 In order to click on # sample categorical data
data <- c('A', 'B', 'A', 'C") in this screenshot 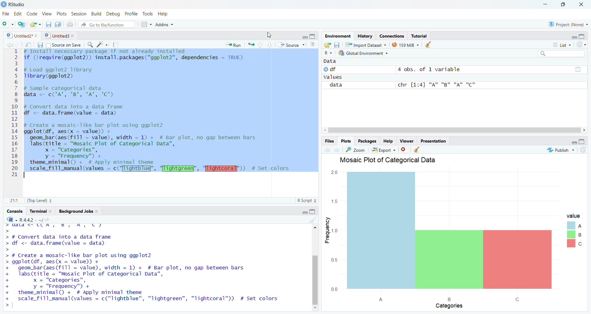, I will do `click(75, 91)`.